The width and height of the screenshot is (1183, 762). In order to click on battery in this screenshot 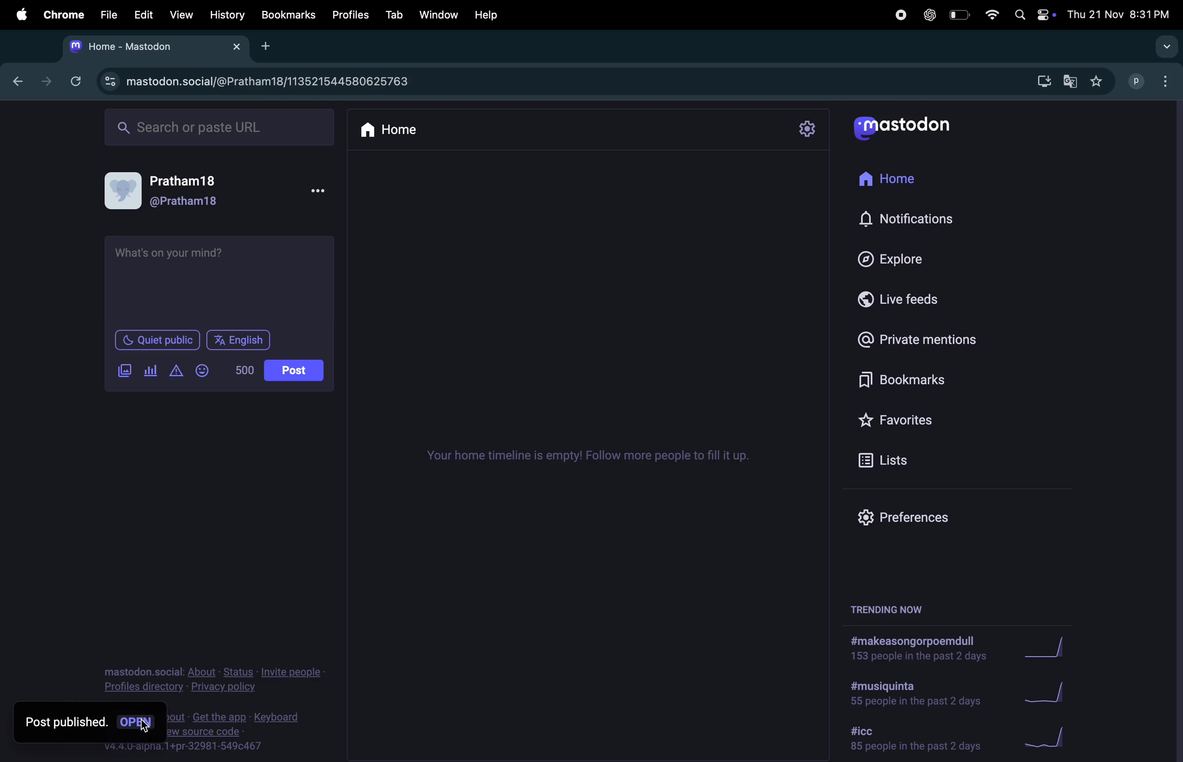, I will do `click(960, 16)`.